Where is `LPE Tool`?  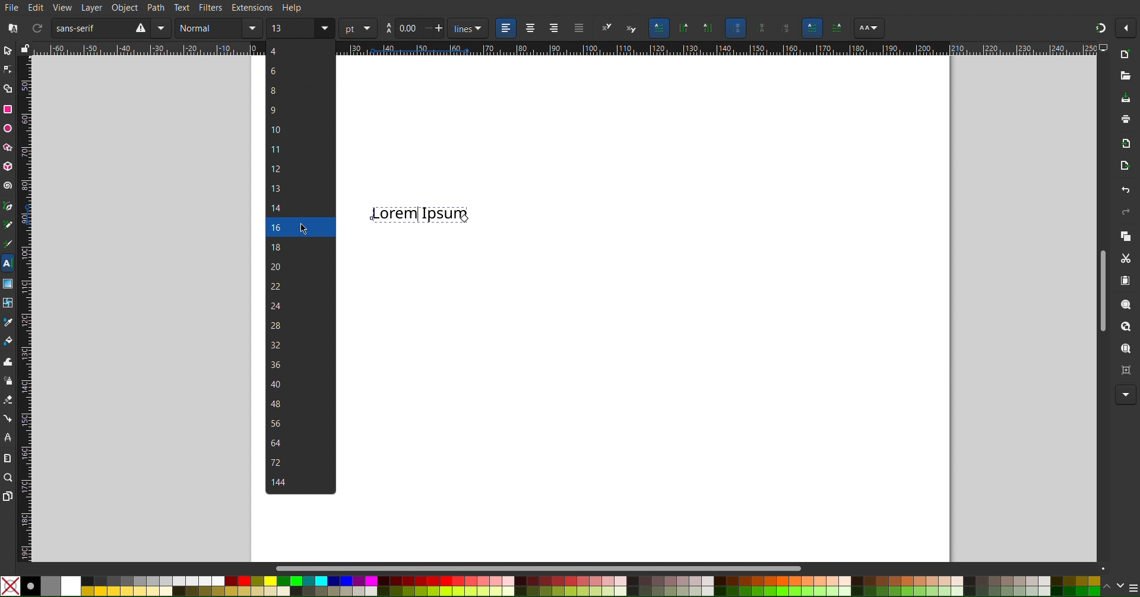 LPE Tool is located at coordinates (7, 439).